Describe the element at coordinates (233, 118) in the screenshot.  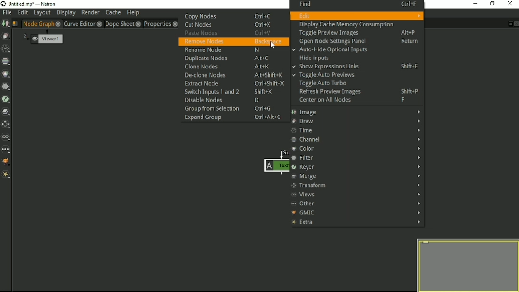
I see `Expand Group` at that location.